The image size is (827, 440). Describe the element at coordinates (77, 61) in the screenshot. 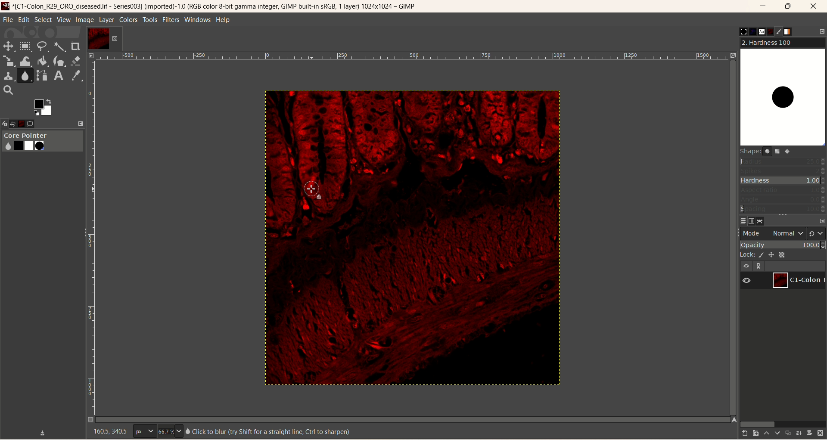

I see `eraser` at that location.